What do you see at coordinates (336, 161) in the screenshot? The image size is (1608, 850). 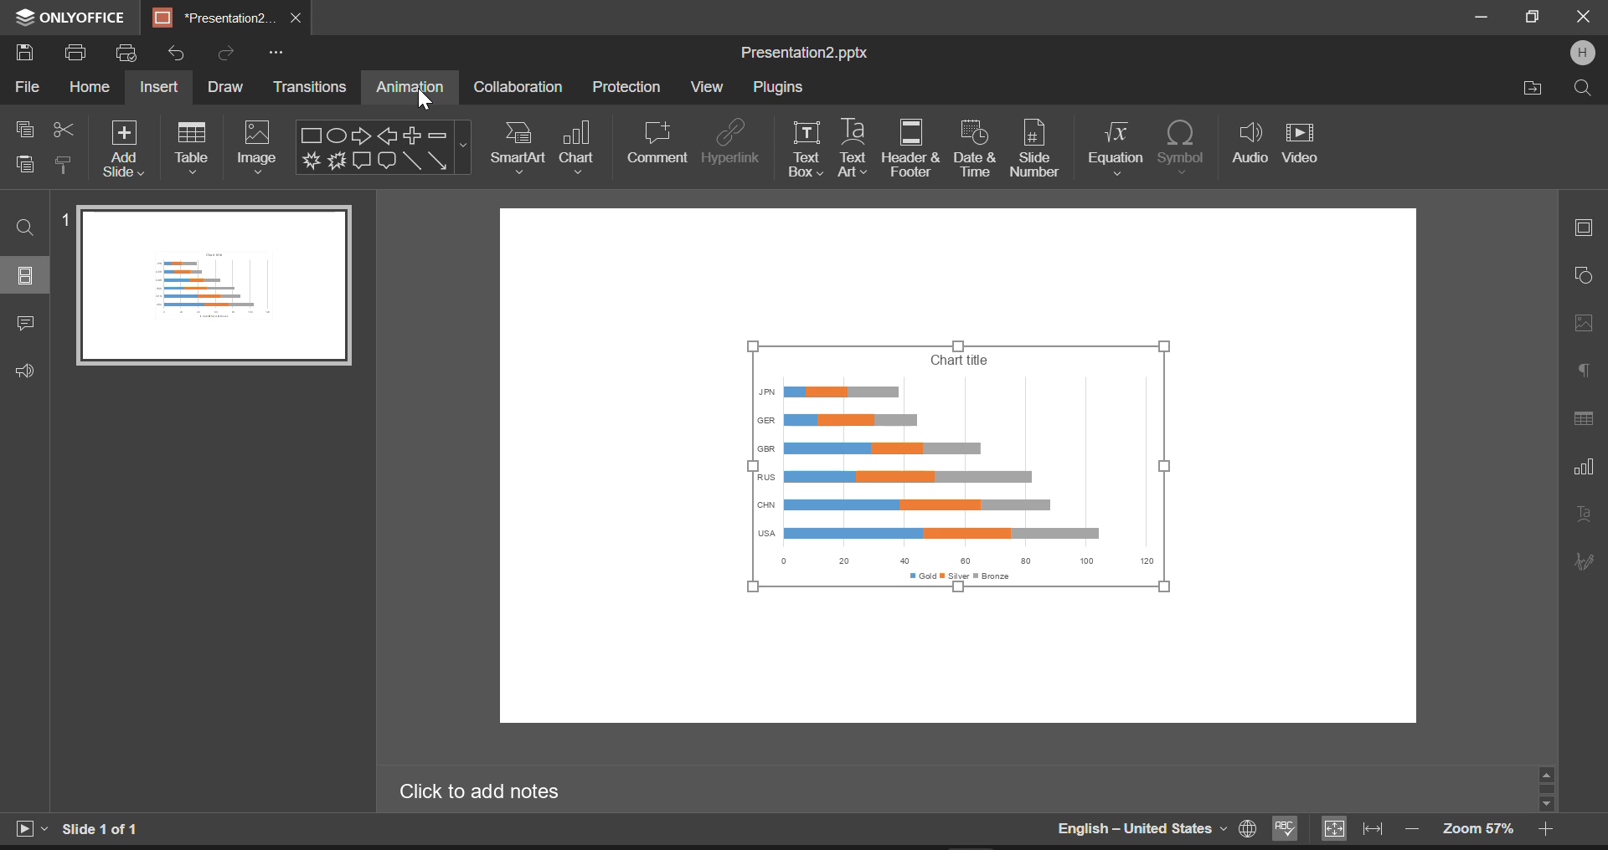 I see `Explosion 2` at bounding box center [336, 161].